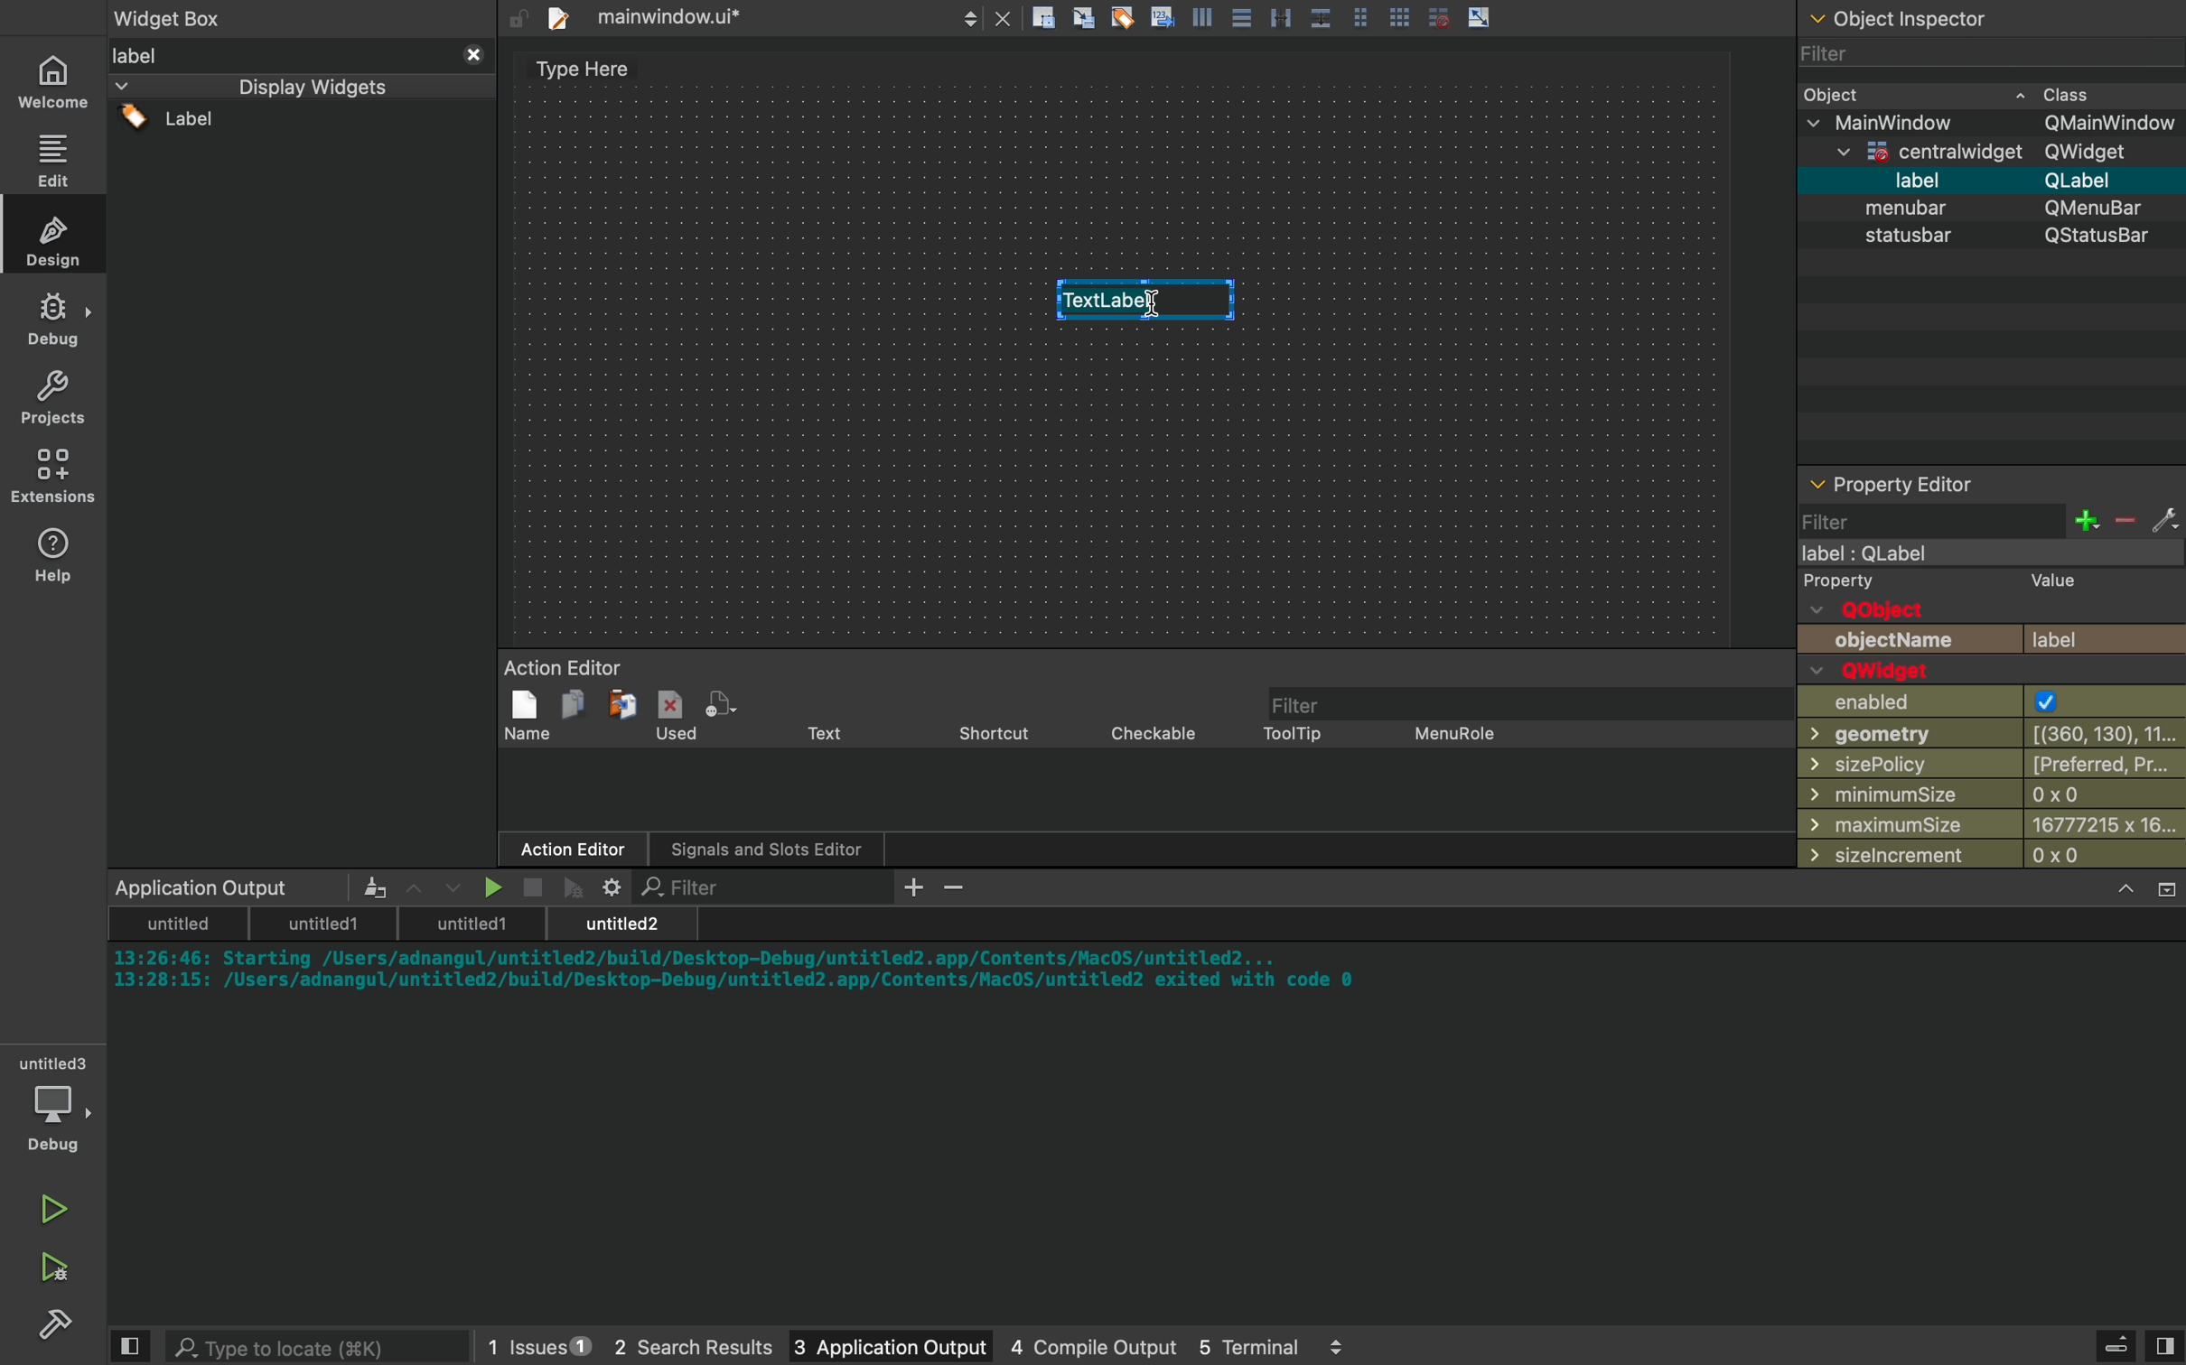 The image size is (2186, 1365). Describe the element at coordinates (54, 553) in the screenshot. I see `help` at that location.